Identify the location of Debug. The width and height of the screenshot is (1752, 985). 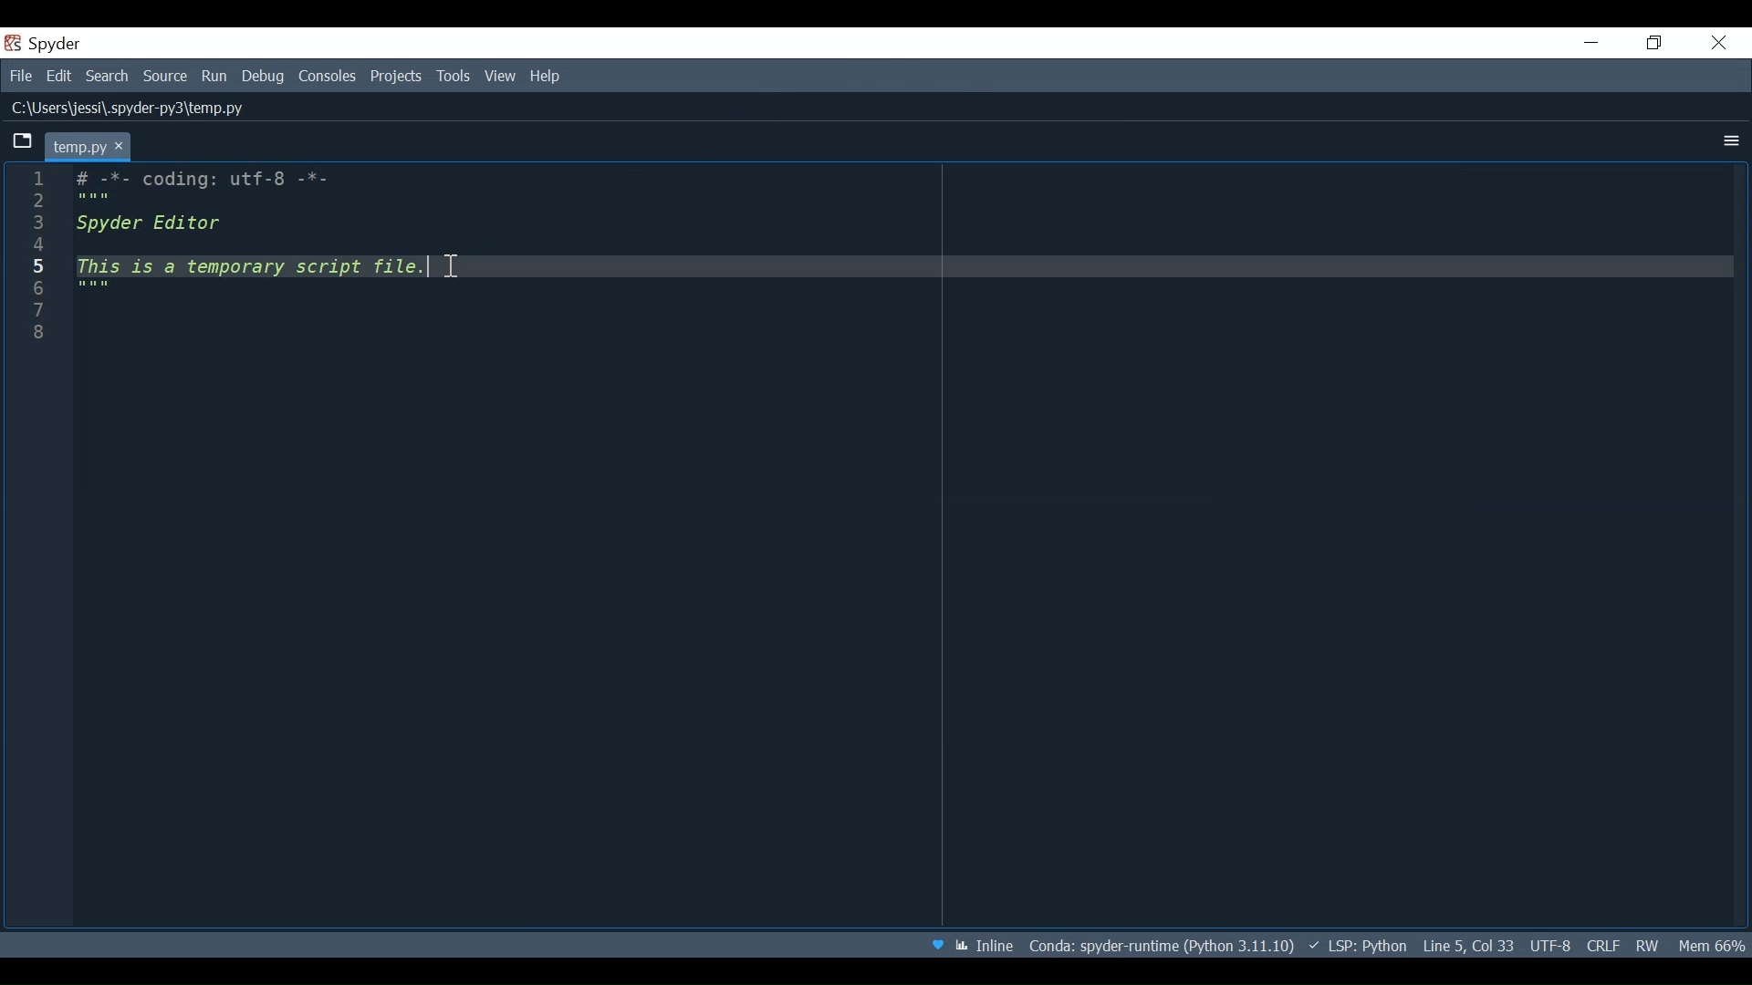
(266, 77).